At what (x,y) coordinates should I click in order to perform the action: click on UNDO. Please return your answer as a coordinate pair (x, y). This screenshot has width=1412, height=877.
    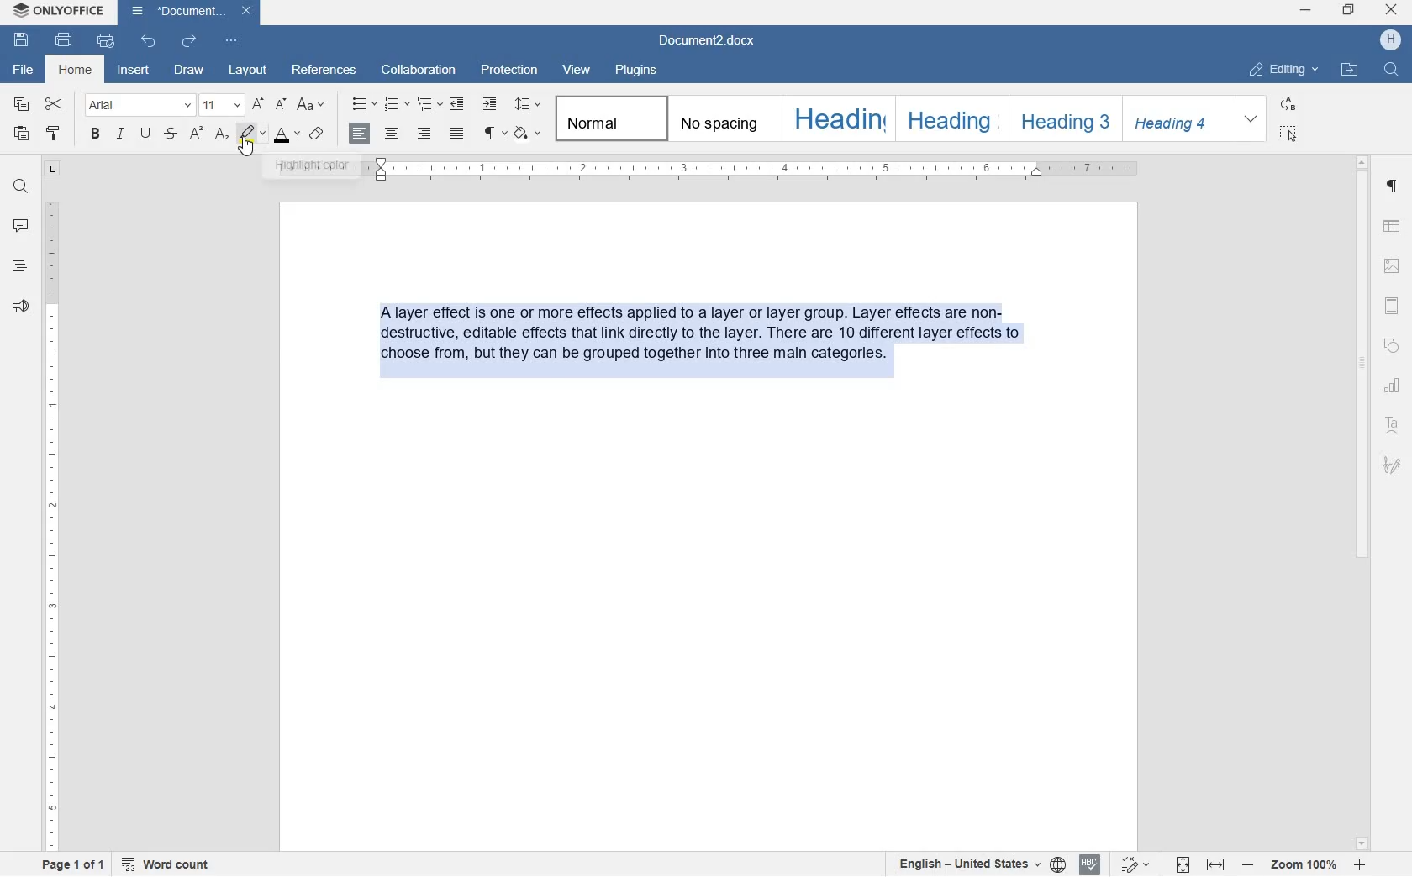
    Looking at the image, I should click on (150, 42).